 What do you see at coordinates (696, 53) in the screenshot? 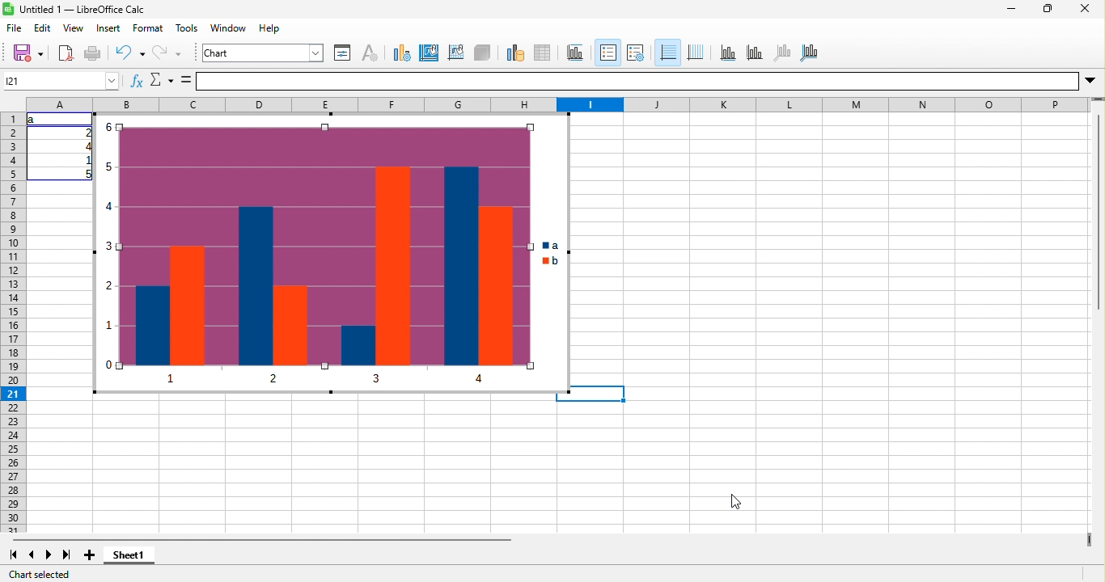
I see `vertical grids` at bounding box center [696, 53].